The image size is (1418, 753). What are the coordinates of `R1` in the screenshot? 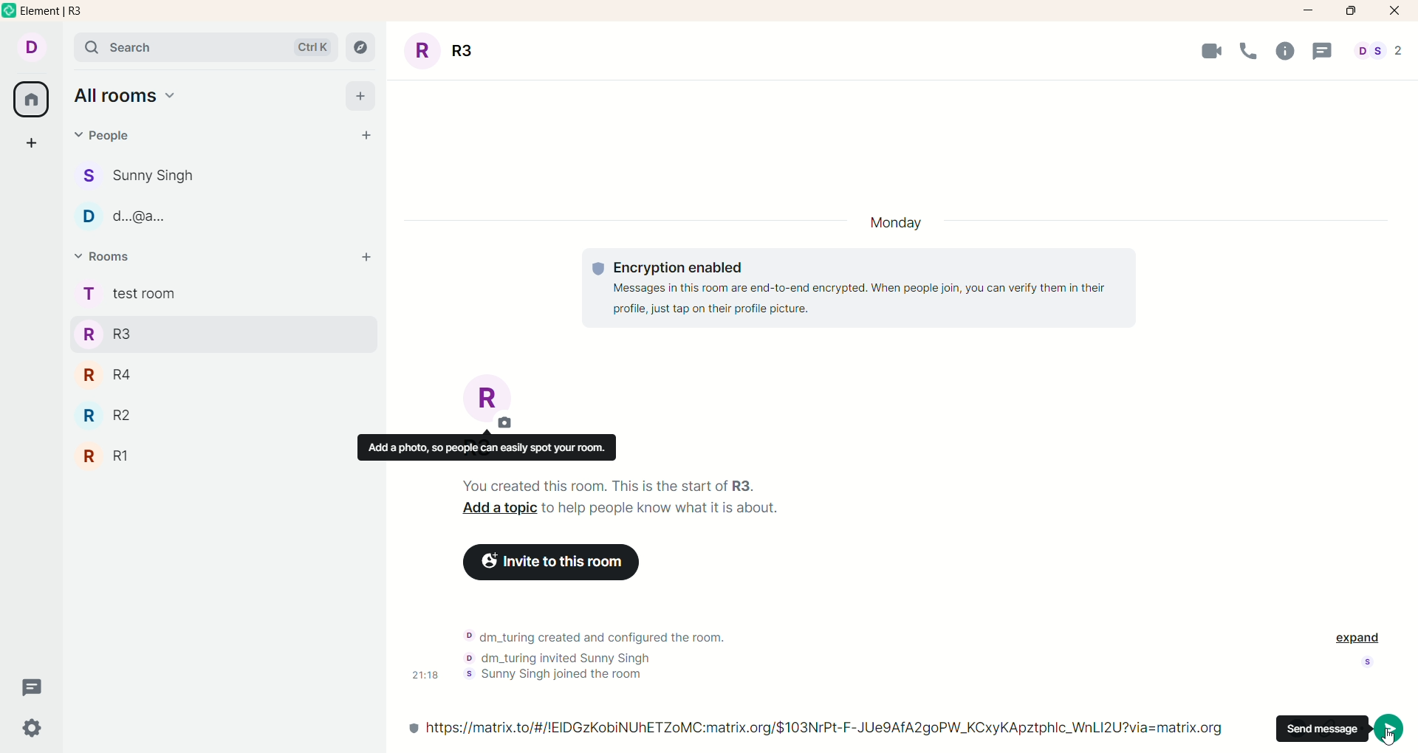 It's located at (121, 457).